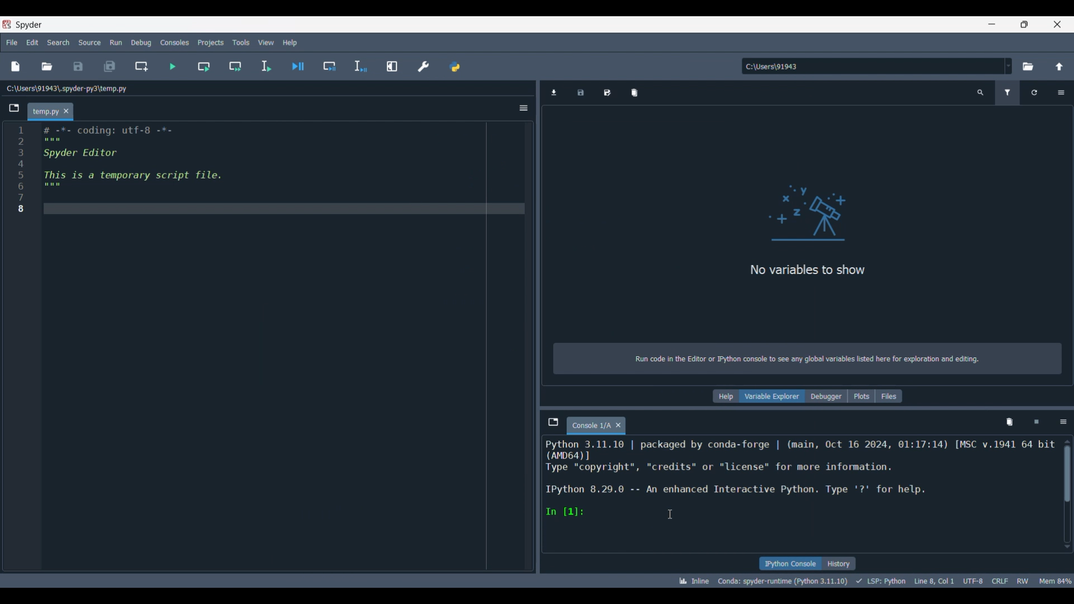 This screenshot has width=1074, height=604. What do you see at coordinates (580, 93) in the screenshot?
I see `Save data` at bounding box center [580, 93].